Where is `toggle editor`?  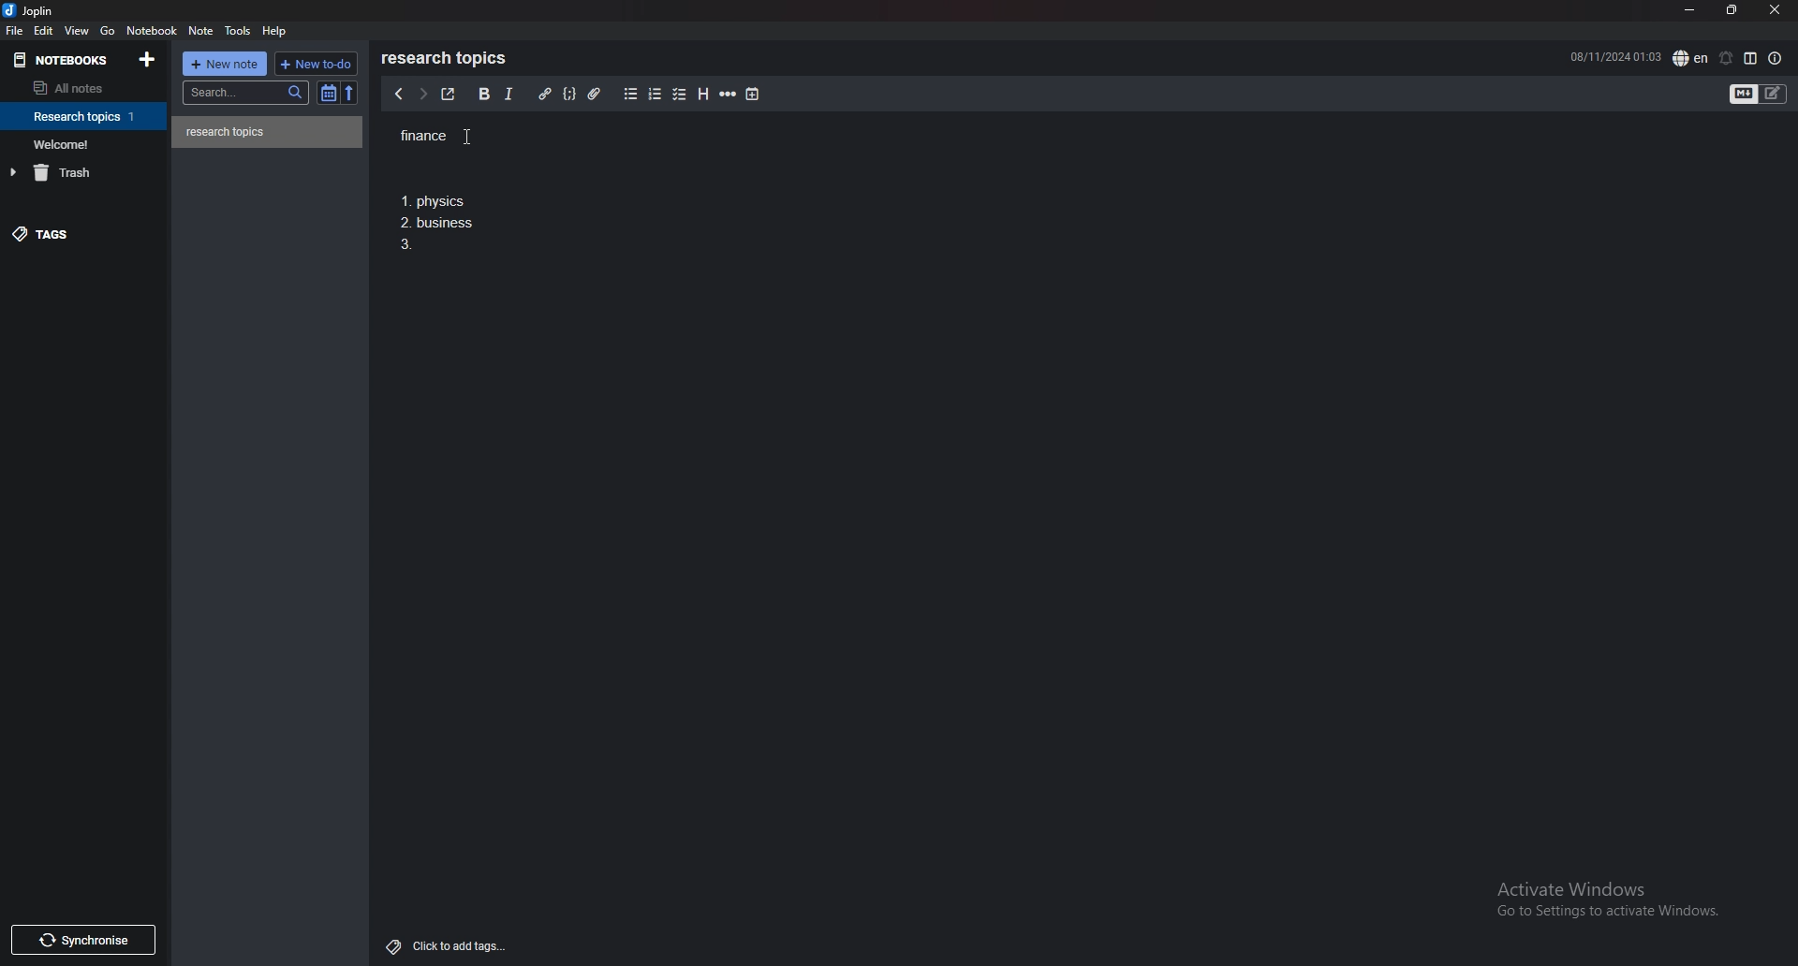 toggle editor is located at coordinates (1760, 94).